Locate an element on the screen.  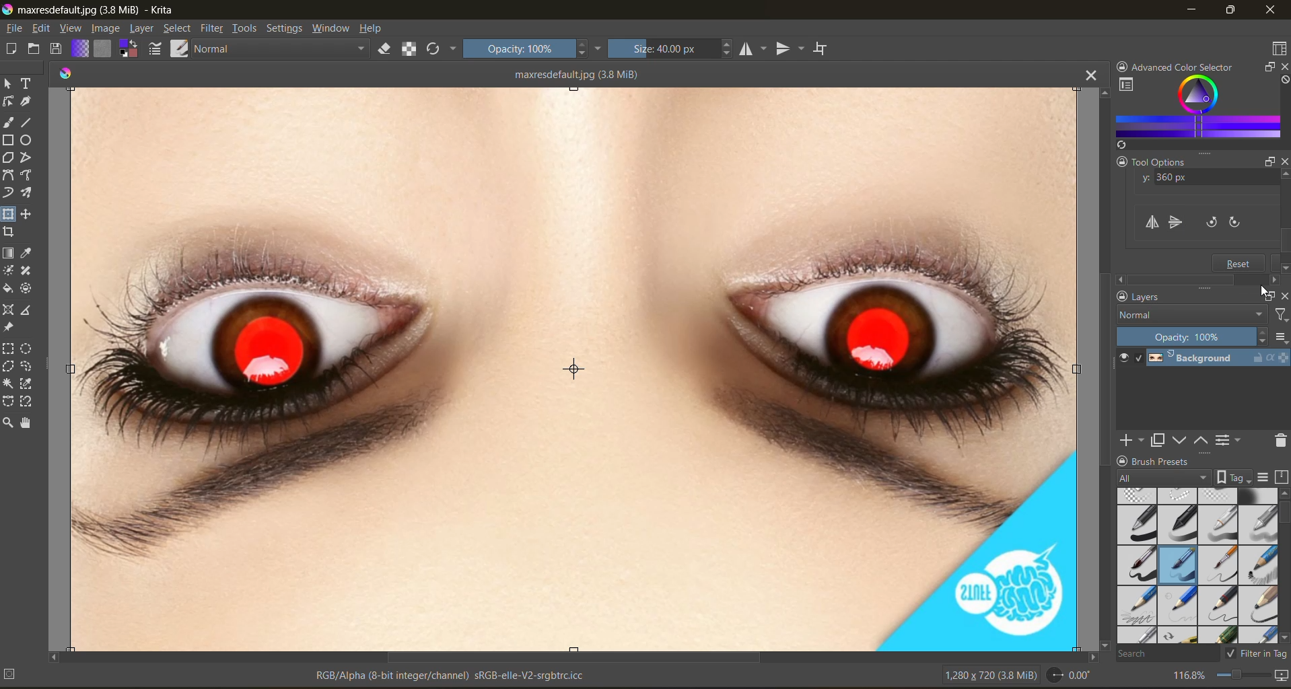
float docker is located at coordinates (1269, 296).